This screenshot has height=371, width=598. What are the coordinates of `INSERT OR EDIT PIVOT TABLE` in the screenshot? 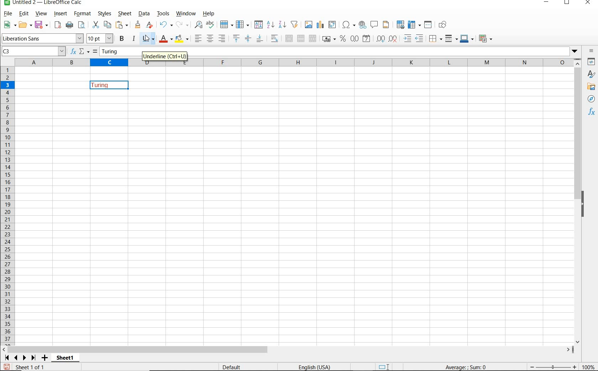 It's located at (332, 25).